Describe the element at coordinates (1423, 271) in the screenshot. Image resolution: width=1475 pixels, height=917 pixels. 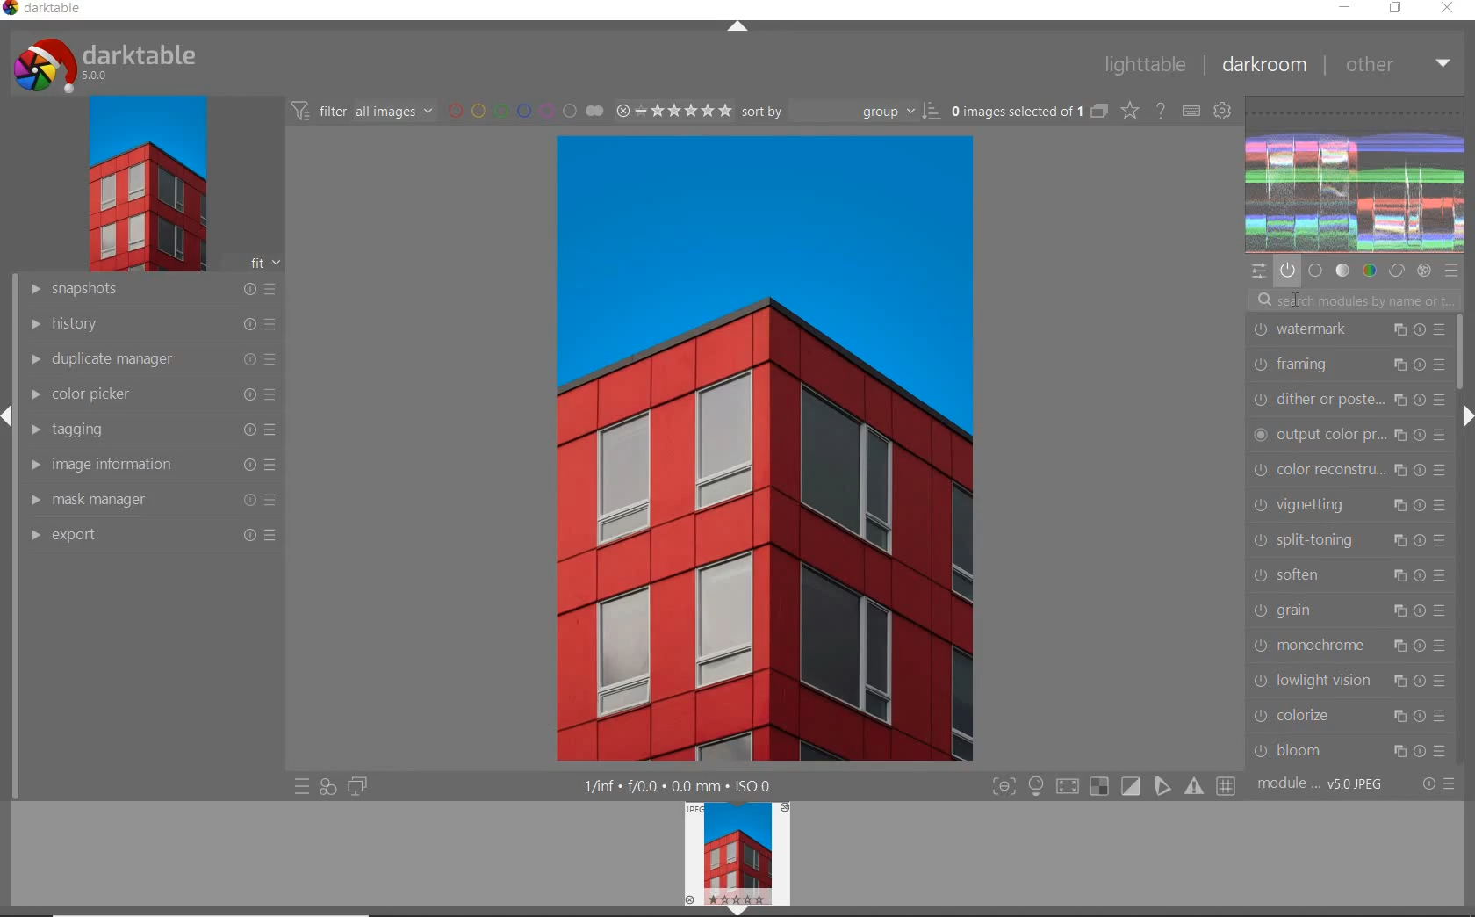
I see `effect` at that location.